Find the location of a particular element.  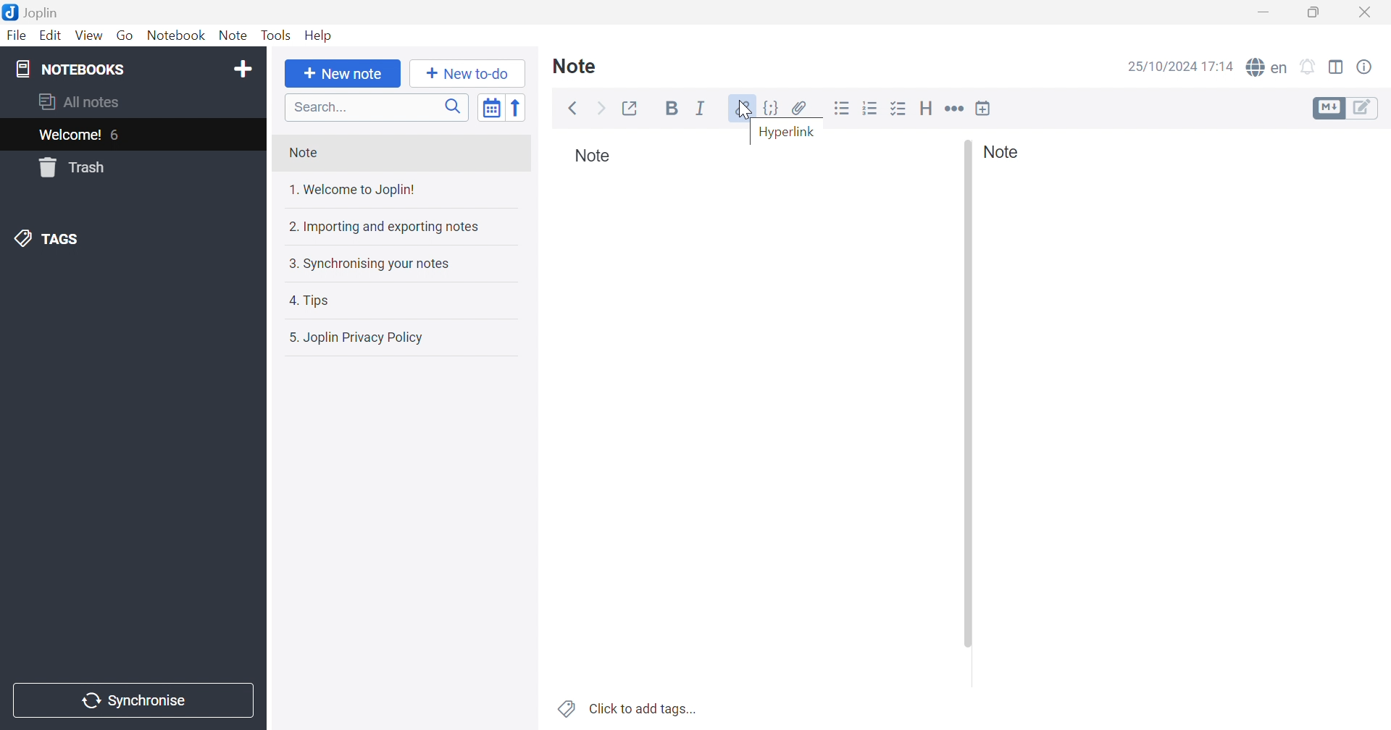

Click to add tags... is located at coordinates (629, 708).